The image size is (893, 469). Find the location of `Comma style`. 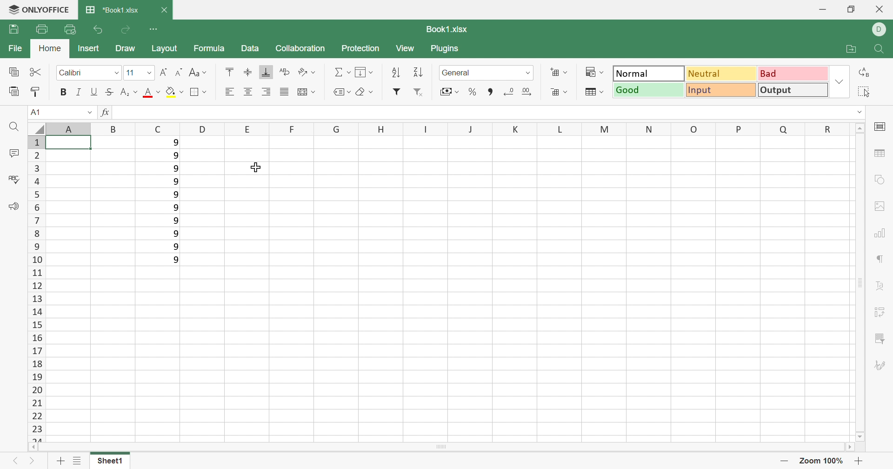

Comma style is located at coordinates (489, 91).